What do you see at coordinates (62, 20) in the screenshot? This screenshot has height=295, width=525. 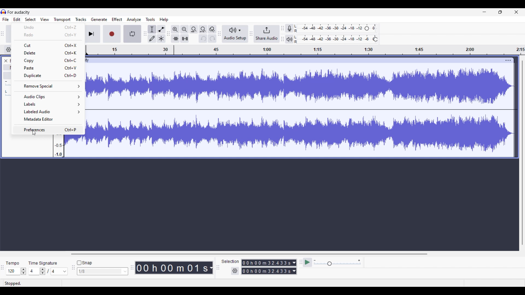 I see `Transport menu` at bounding box center [62, 20].